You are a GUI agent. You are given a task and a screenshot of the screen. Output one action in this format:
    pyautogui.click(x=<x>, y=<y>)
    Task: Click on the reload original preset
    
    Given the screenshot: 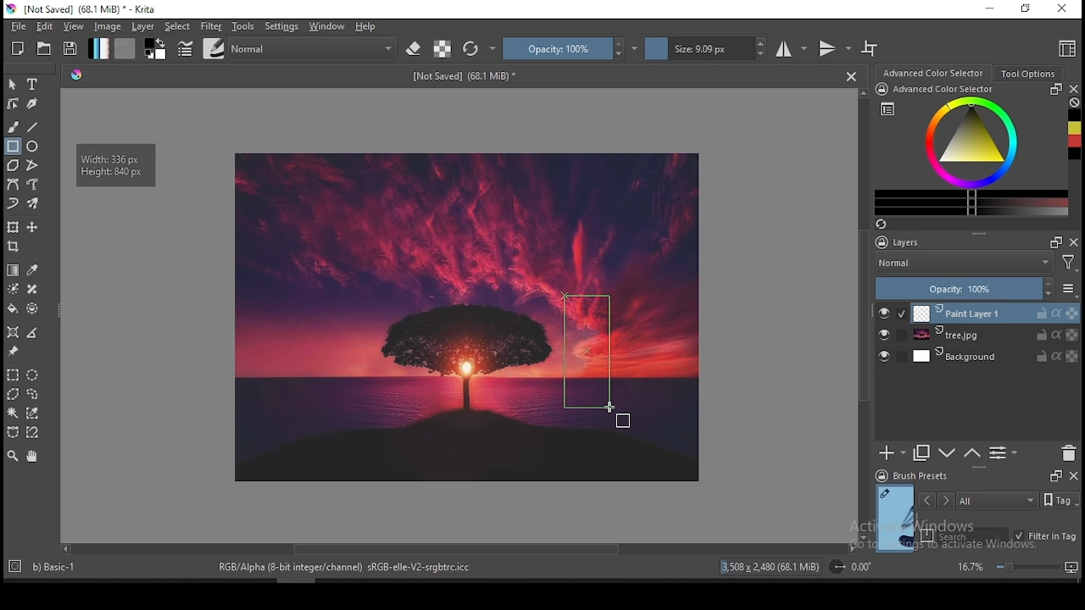 What is the action you would take?
    pyautogui.click(x=480, y=49)
    